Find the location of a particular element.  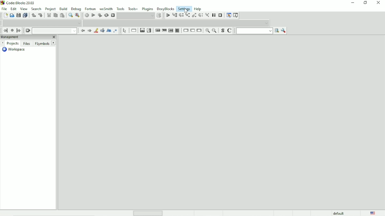

wxSmith is located at coordinates (105, 8).